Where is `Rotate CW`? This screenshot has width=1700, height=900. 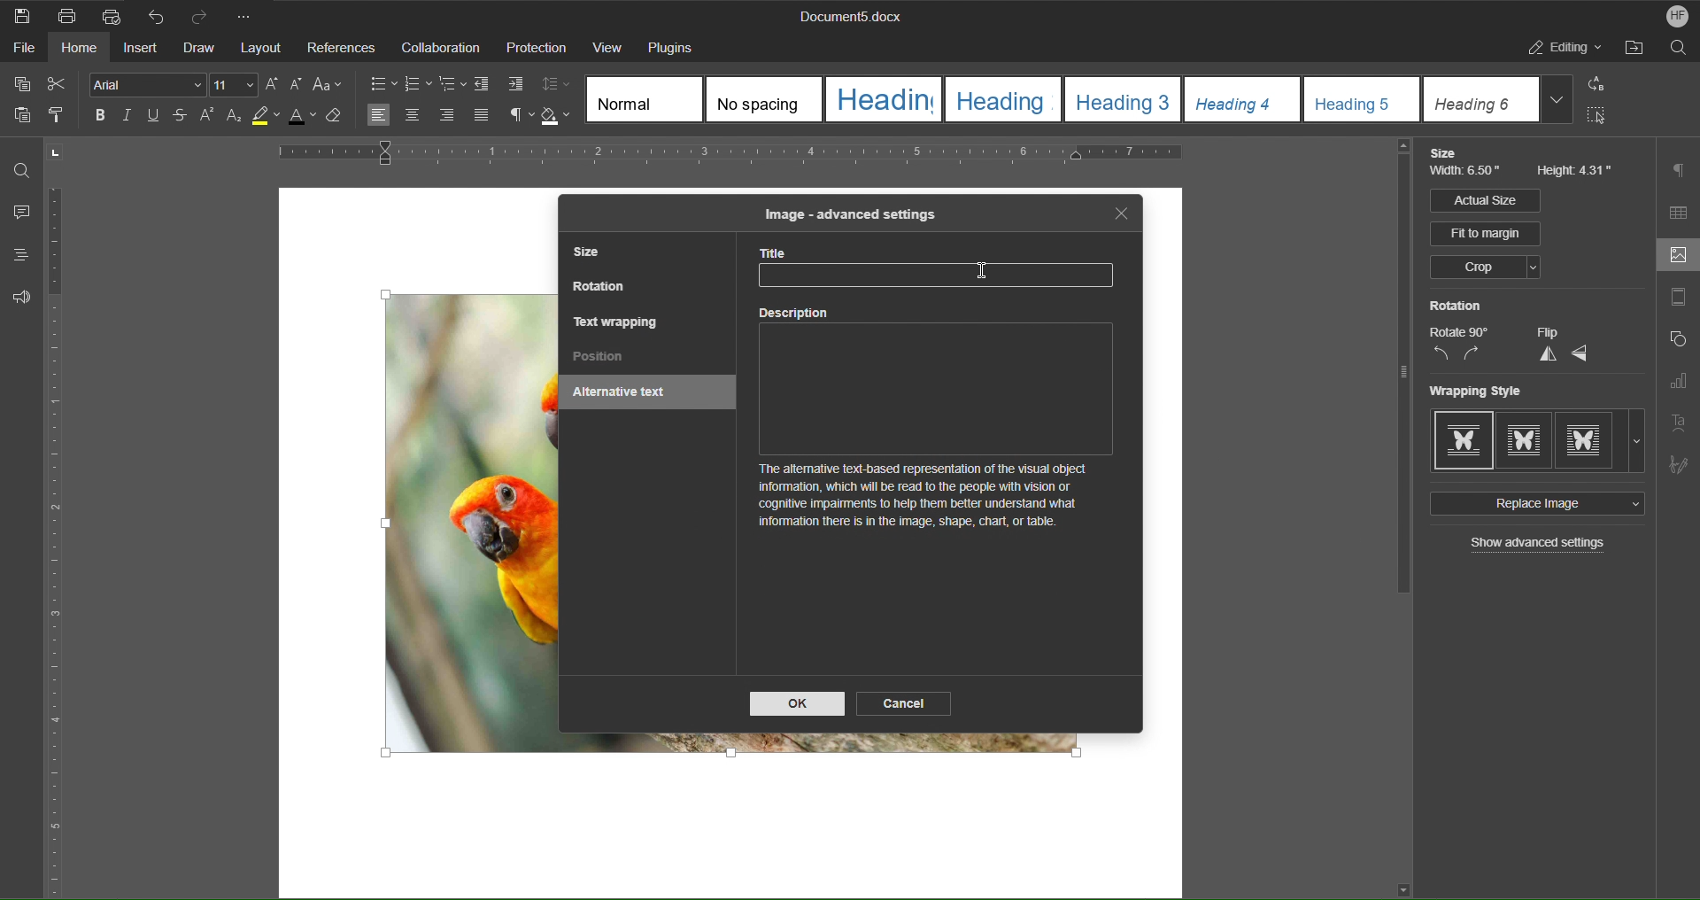 Rotate CW is located at coordinates (1472, 354).